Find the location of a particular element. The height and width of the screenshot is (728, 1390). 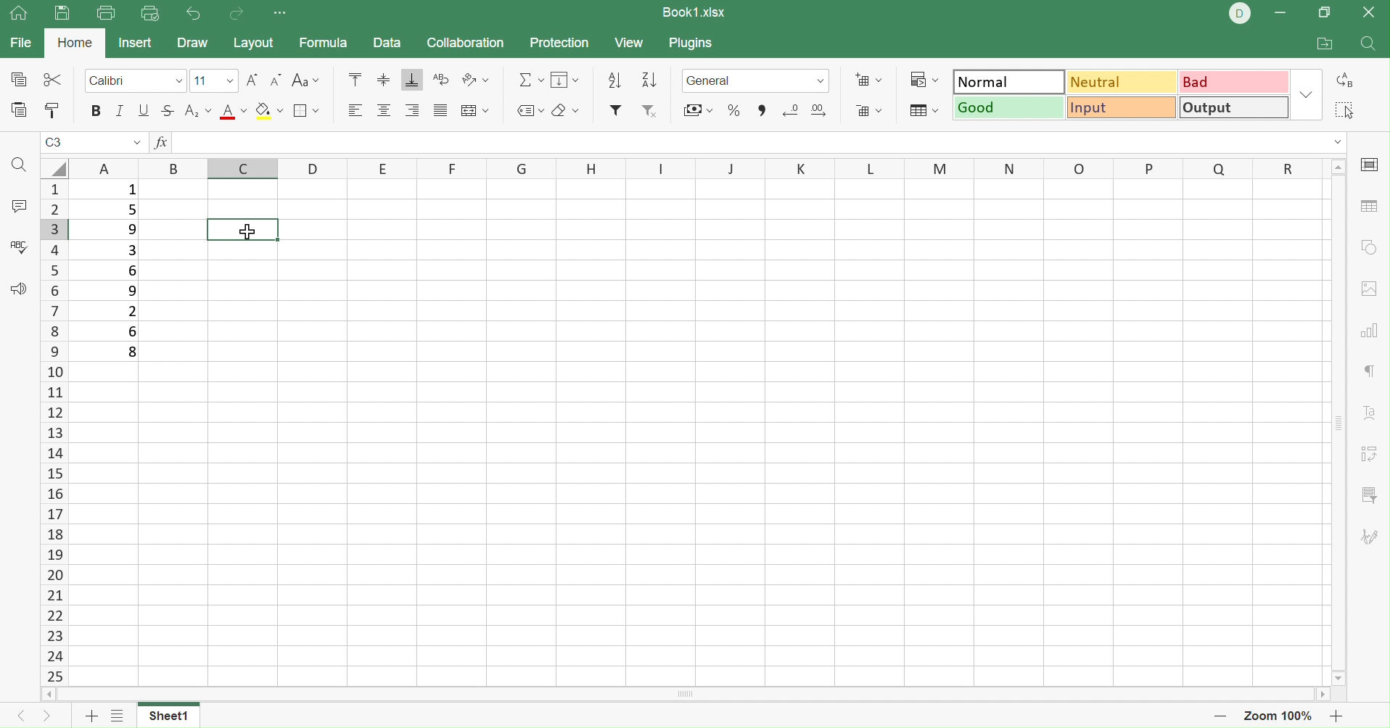

6 is located at coordinates (133, 331).